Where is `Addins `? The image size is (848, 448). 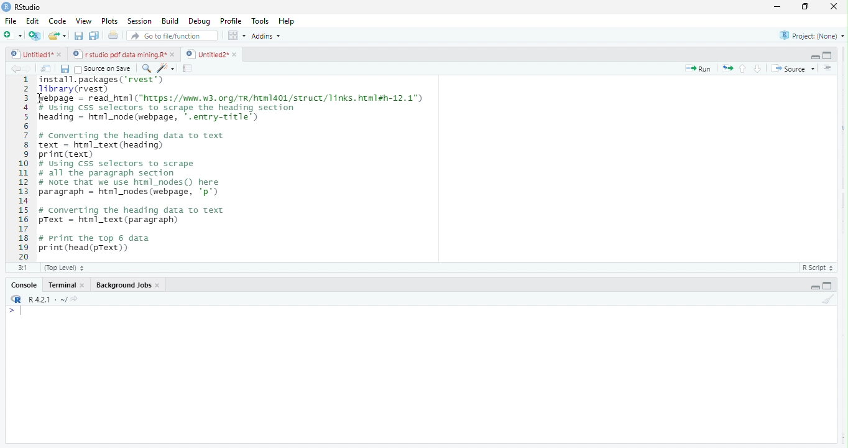 Addins  is located at coordinates (269, 35).